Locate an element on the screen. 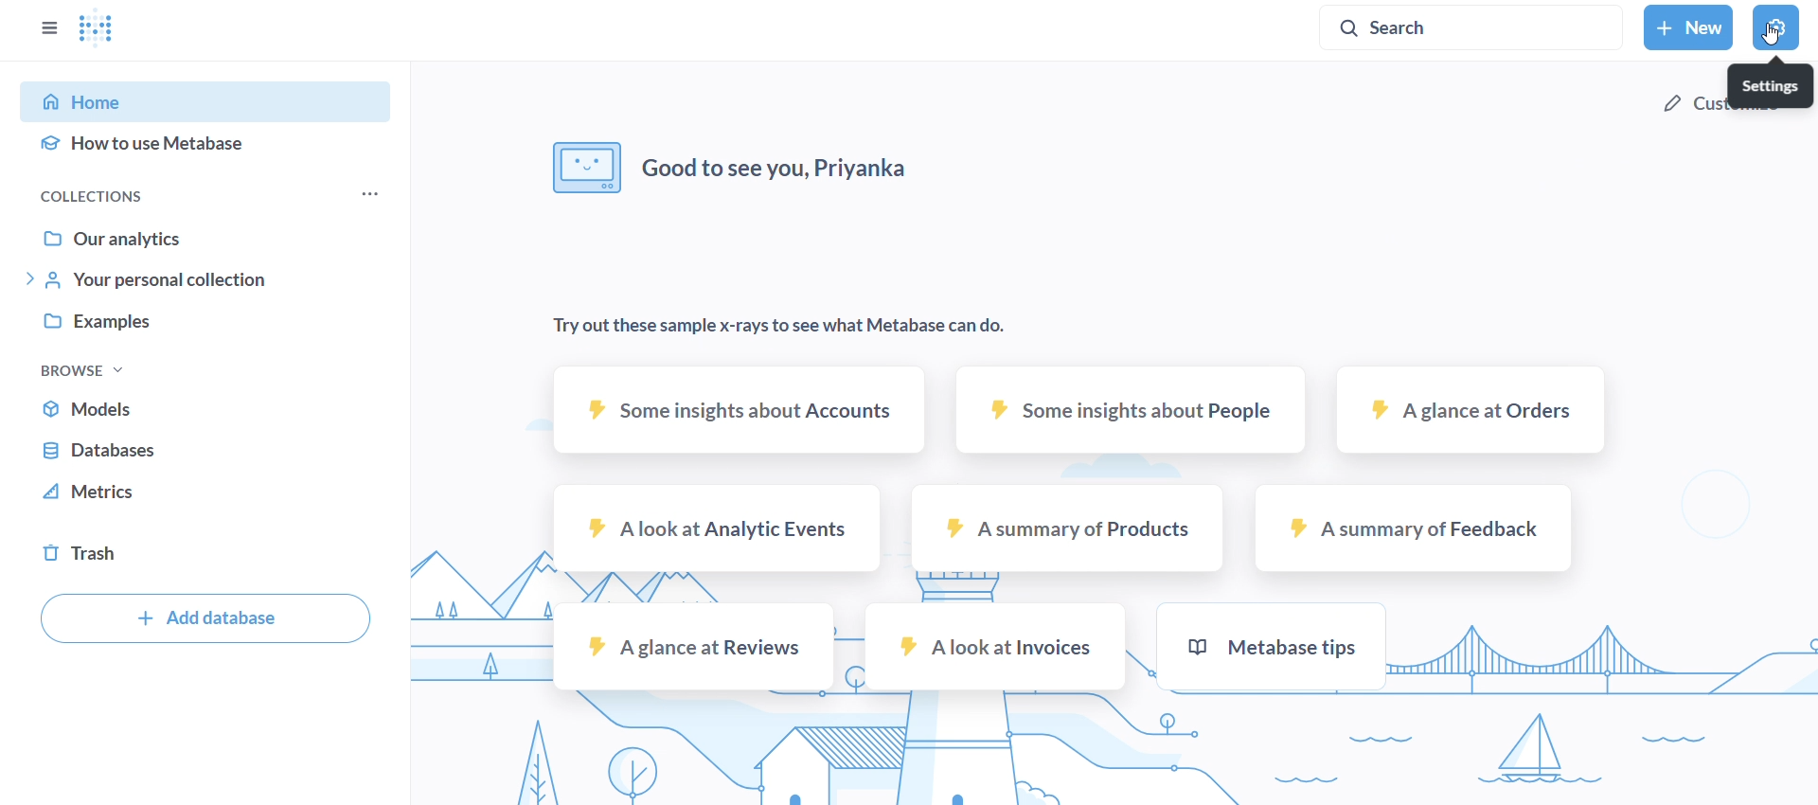  new is located at coordinates (1687, 27).